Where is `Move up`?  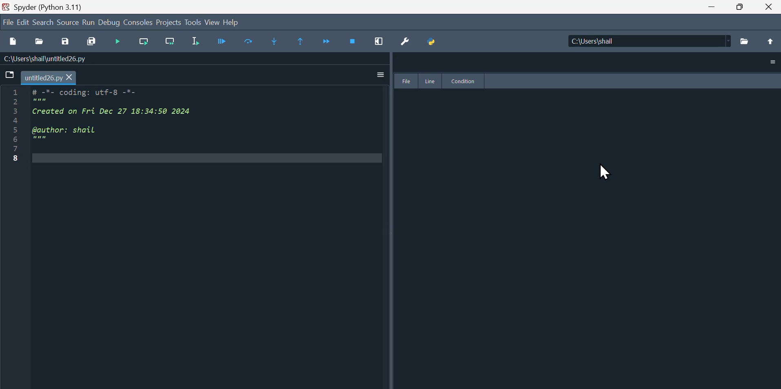 Move up is located at coordinates (768, 42).